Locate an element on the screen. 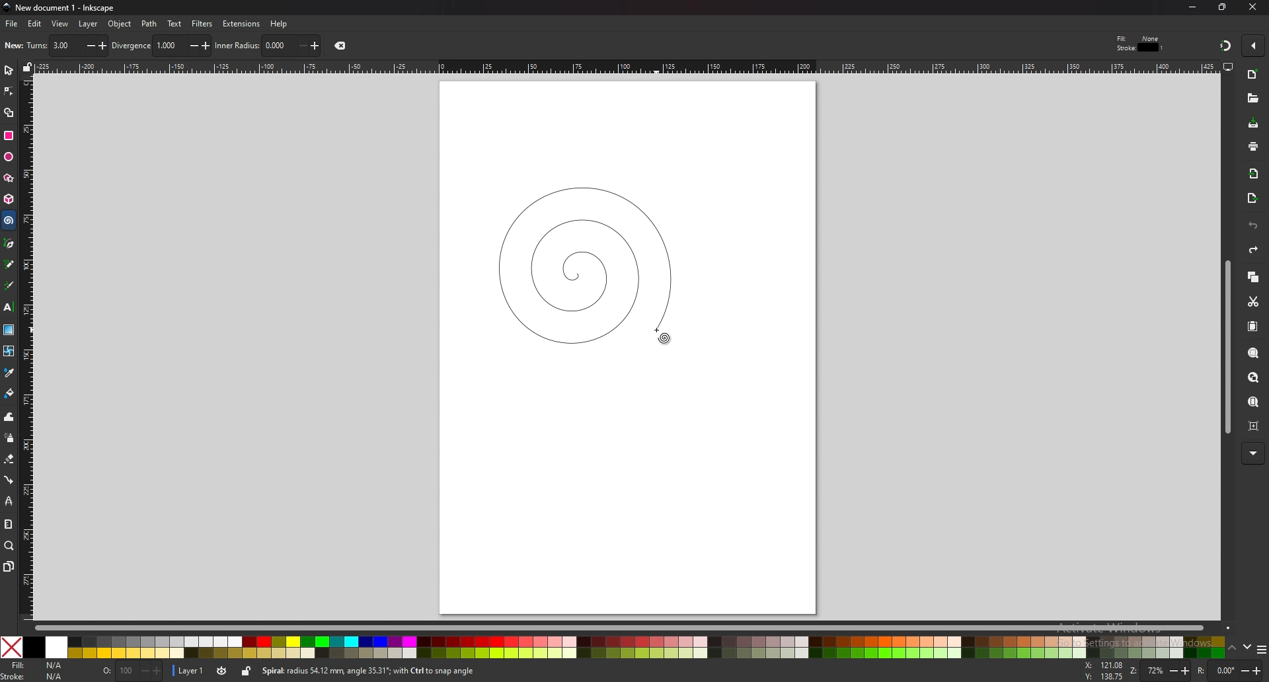 This screenshot has height=682, width=1269. inner radius: 0.000 is located at coordinates (268, 46).